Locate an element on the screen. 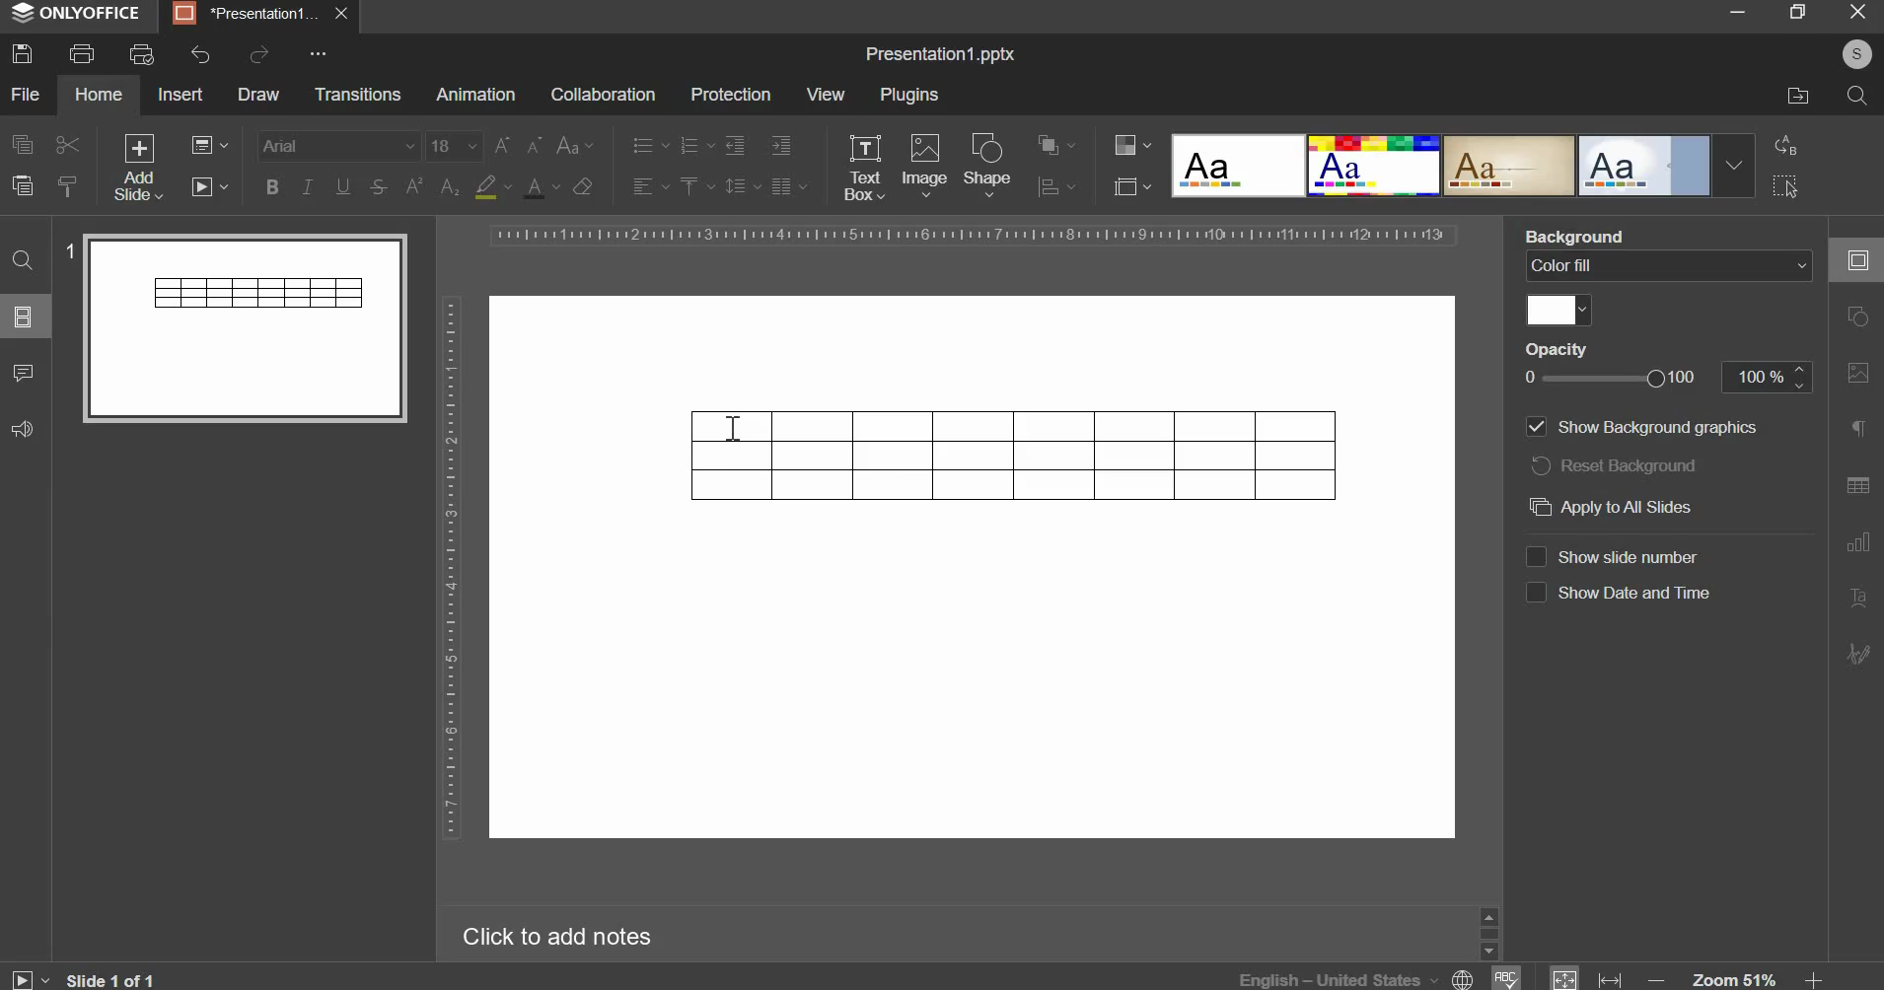 This screenshot has height=990, width=1884. transitions is located at coordinates (358, 93).